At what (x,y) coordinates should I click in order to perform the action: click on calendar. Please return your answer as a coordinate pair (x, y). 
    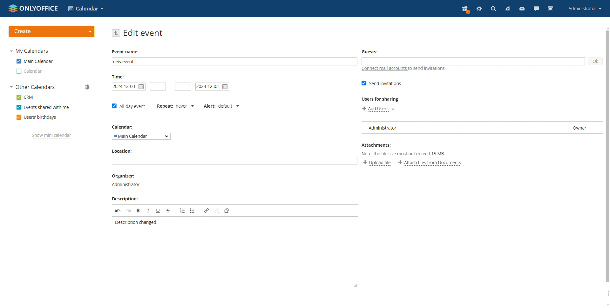
    Looking at the image, I should click on (552, 9).